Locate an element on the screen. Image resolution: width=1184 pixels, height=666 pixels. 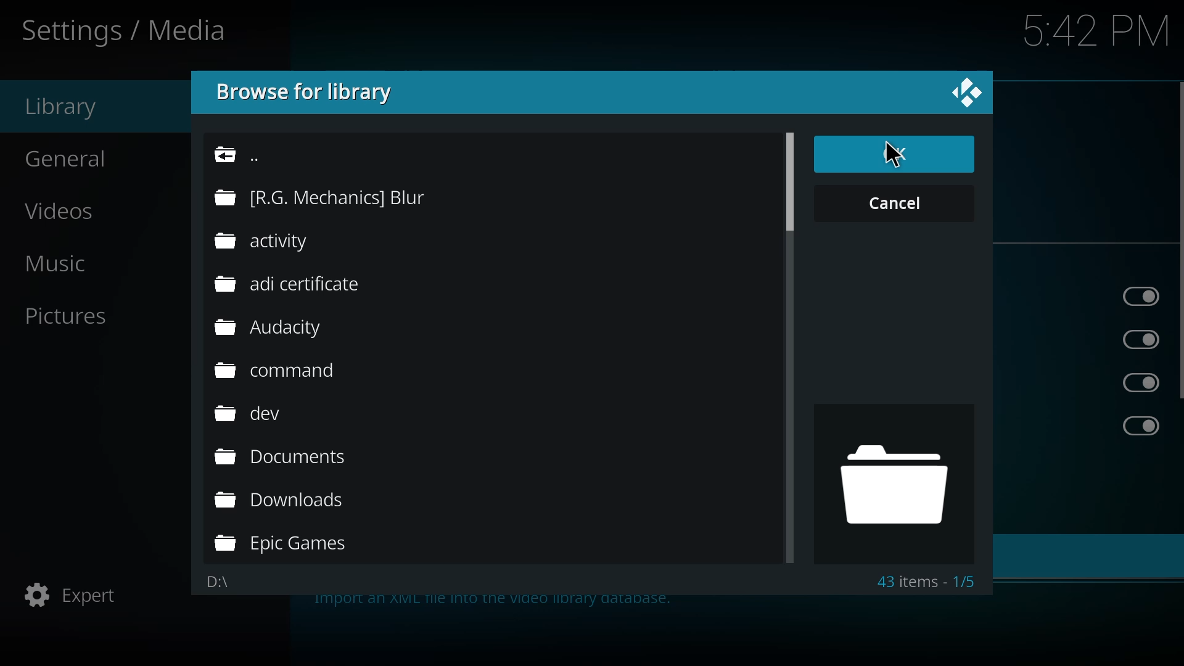
folder is located at coordinates (282, 502).